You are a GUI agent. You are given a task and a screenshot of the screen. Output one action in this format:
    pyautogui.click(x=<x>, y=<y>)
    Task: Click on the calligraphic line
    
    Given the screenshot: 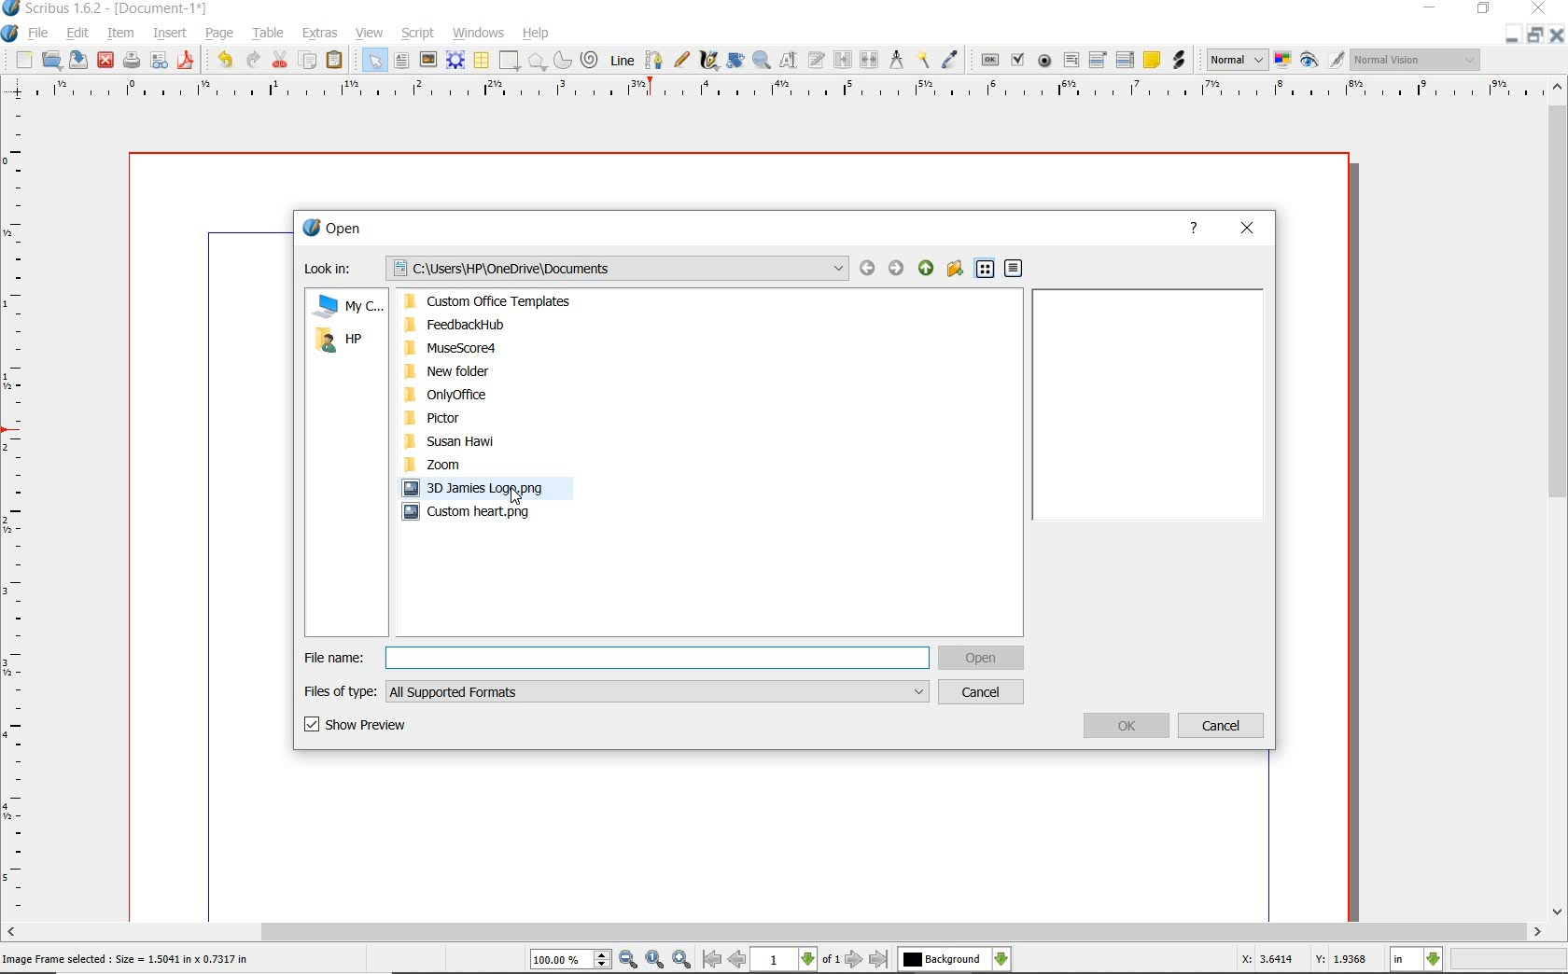 What is the action you would take?
    pyautogui.click(x=709, y=61)
    